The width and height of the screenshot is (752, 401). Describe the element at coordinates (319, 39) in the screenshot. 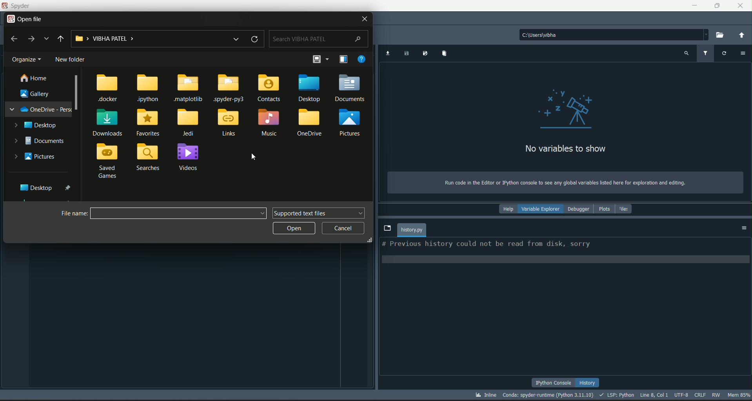

I see `search bar` at that location.